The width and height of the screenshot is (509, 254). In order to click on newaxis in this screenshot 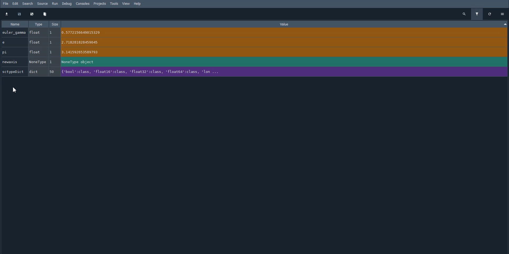, I will do `click(59, 62)`.